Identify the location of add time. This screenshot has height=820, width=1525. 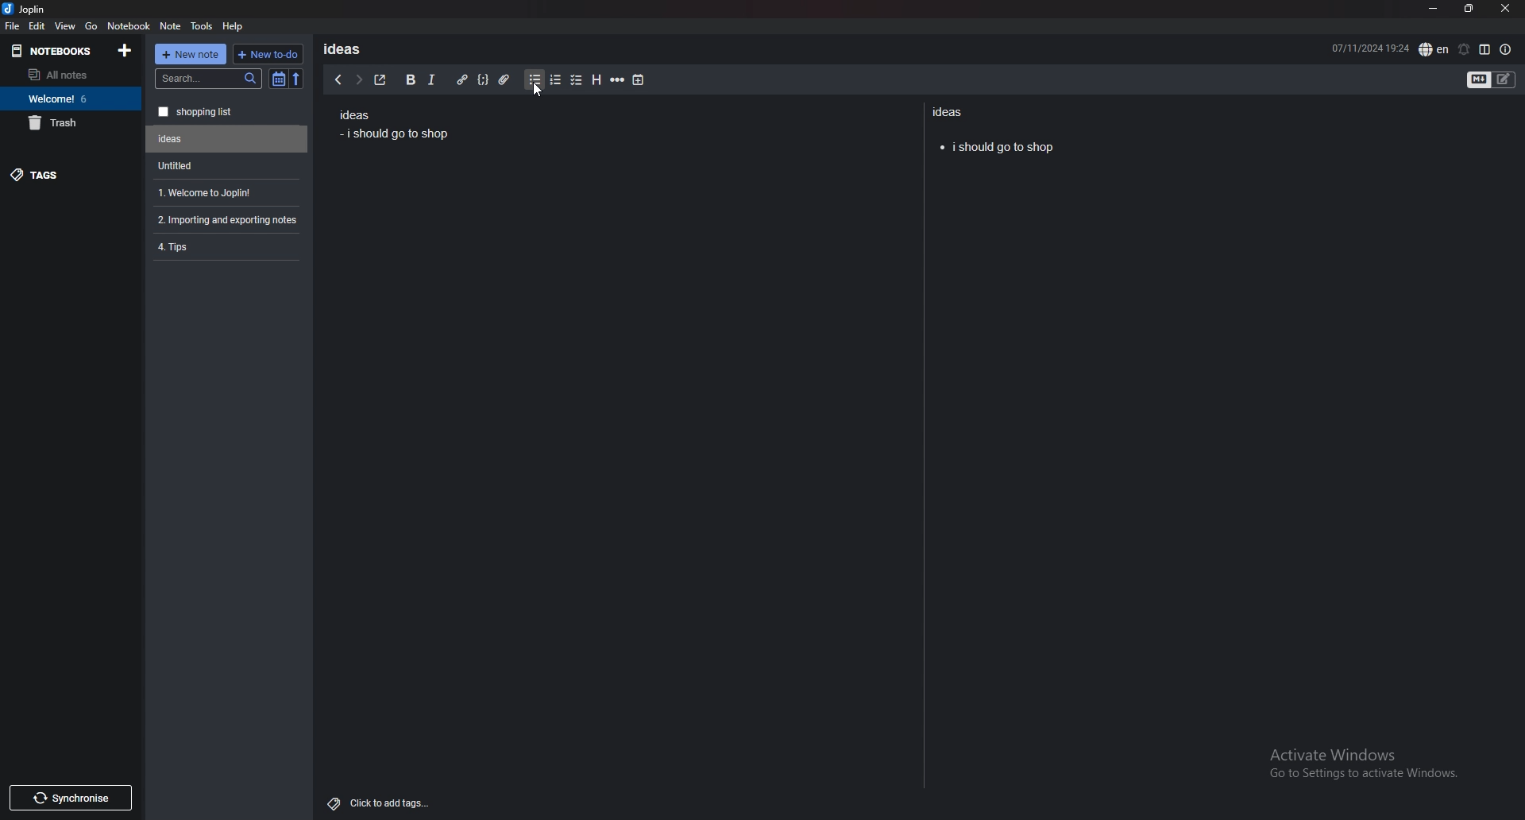
(639, 79).